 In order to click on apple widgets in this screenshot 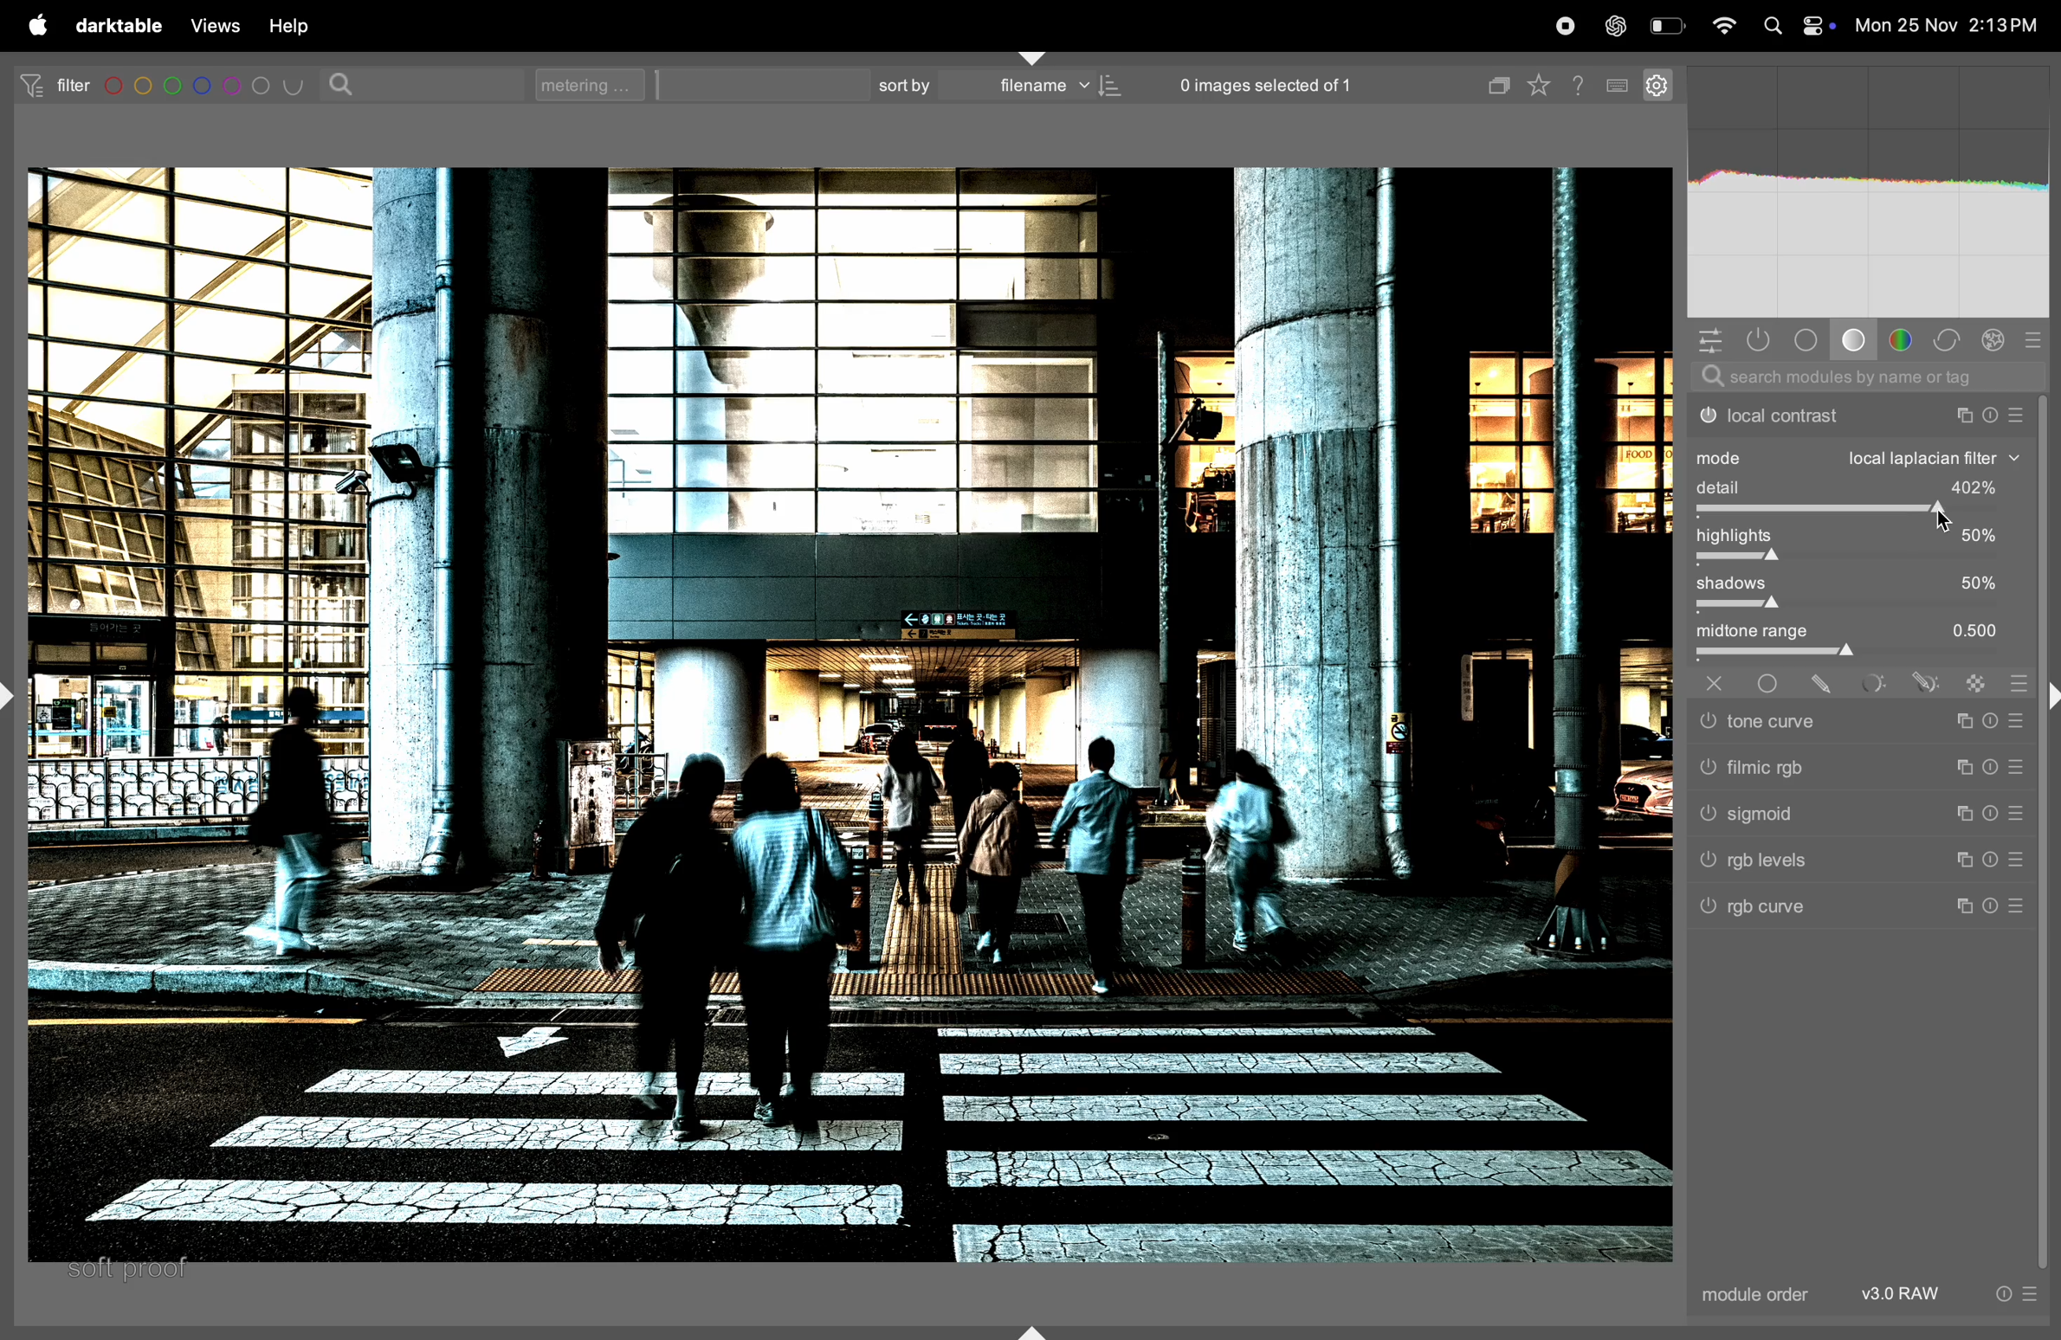, I will do `click(1818, 25)`.